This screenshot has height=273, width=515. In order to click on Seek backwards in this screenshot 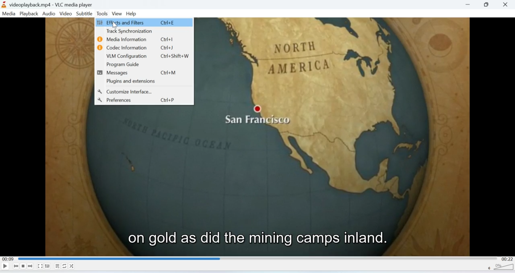, I will do `click(16, 266)`.